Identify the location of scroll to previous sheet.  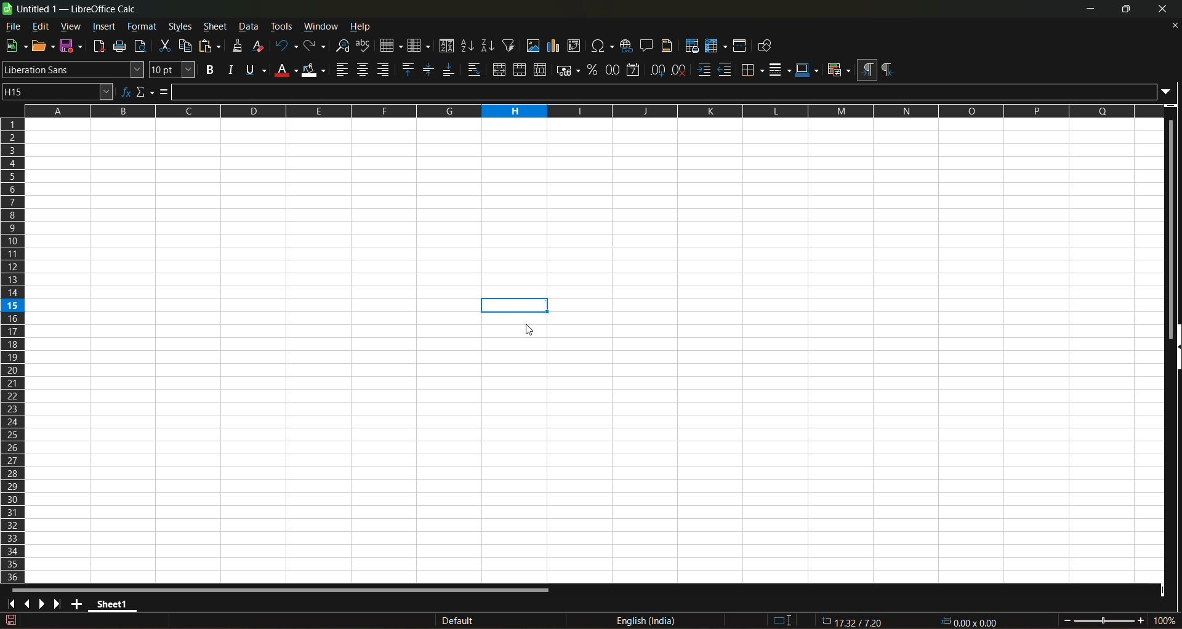
(30, 604).